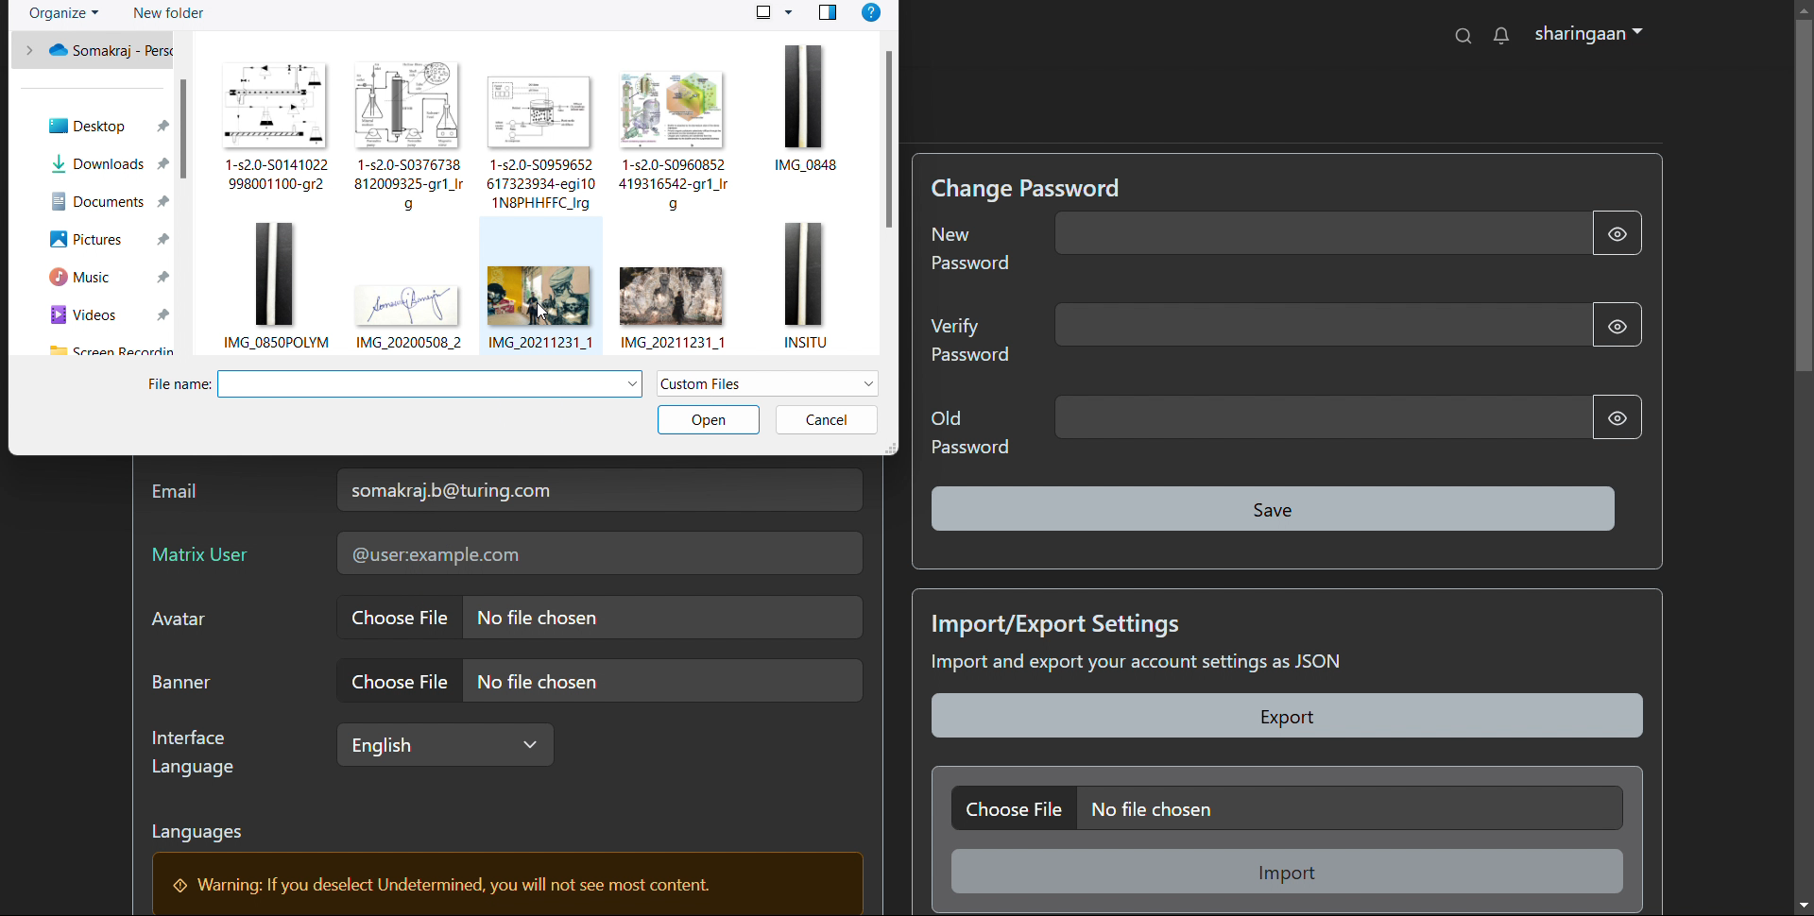 Image resolution: width=1814 pixels, height=916 pixels. I want to click on Videos, so click(110, 316).